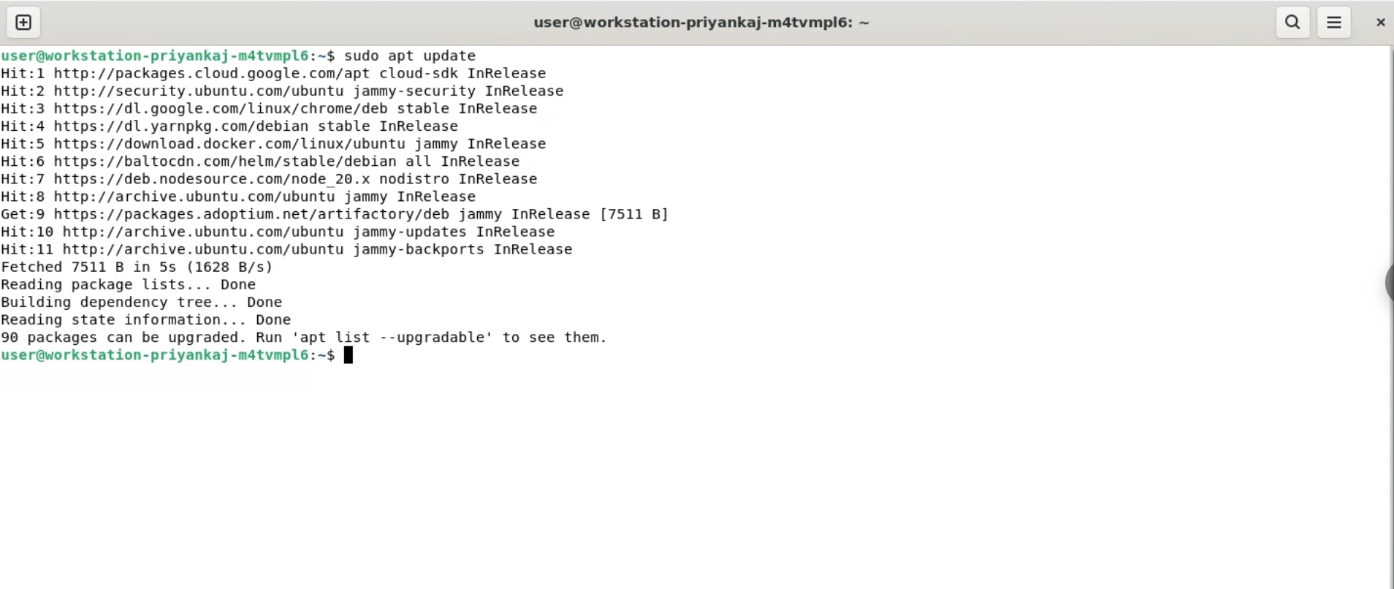 The height and width of the screenshot is (589, 1394). What do you see at coordinates (707, 23) in the screenshot?
I see `user@workstation-priyankaj-m4tvmplé: ~` at bounding box center [707, 23].